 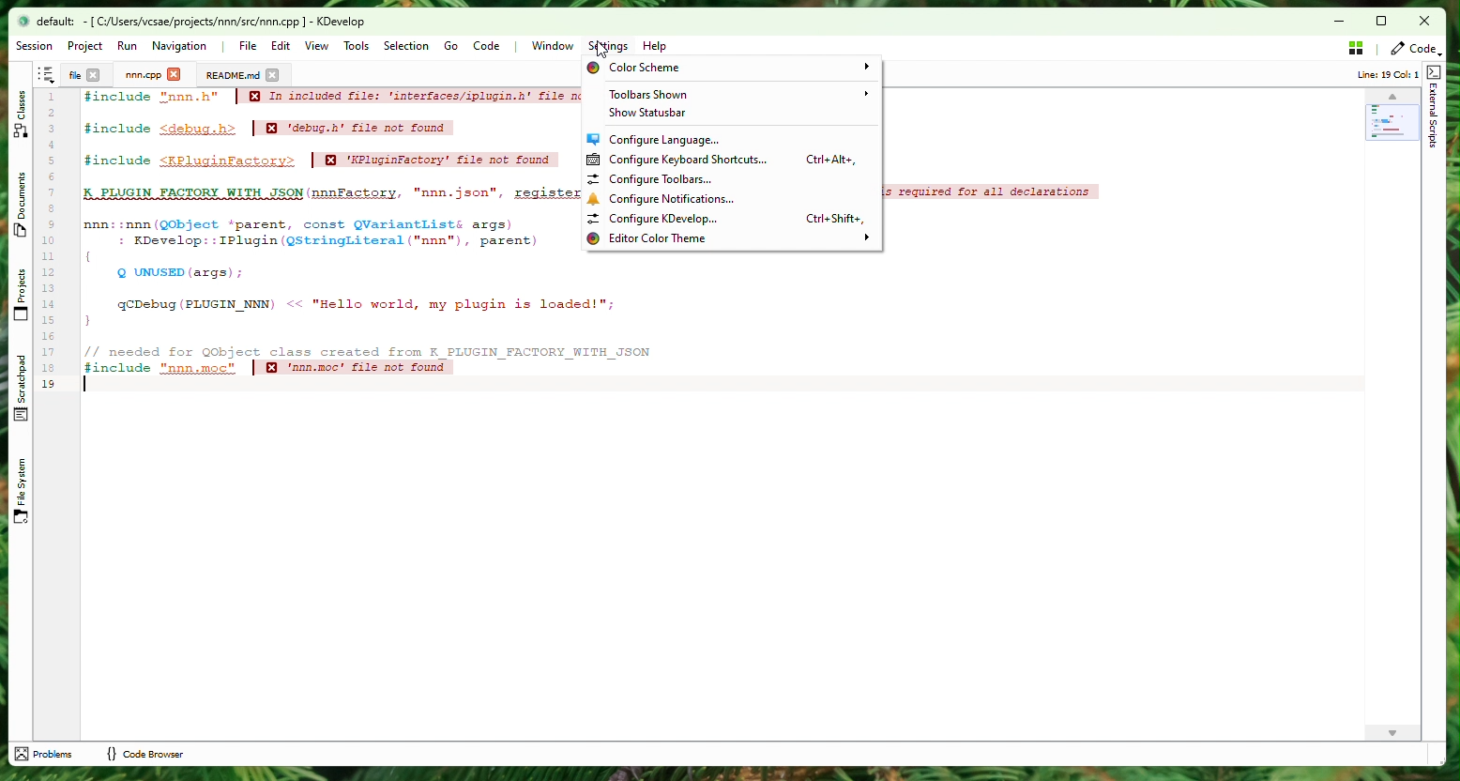 What do you see at coordinates (738, 93) in the screenshot?
I see `Toolbar shown` at bounding box center [738, 93].